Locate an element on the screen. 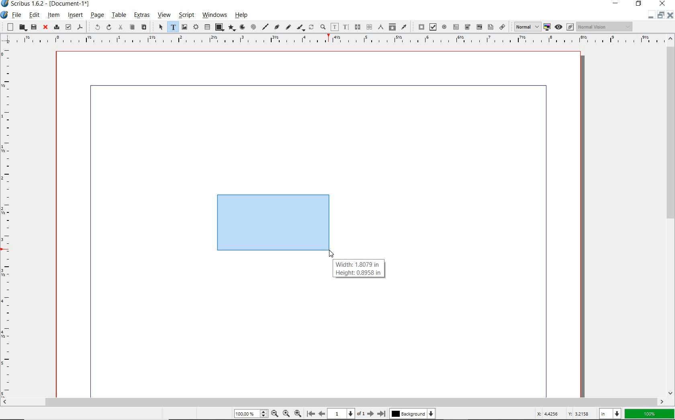 The width and height of the screenshot is (675, 420). text frame is located at coordinates (172, 27).